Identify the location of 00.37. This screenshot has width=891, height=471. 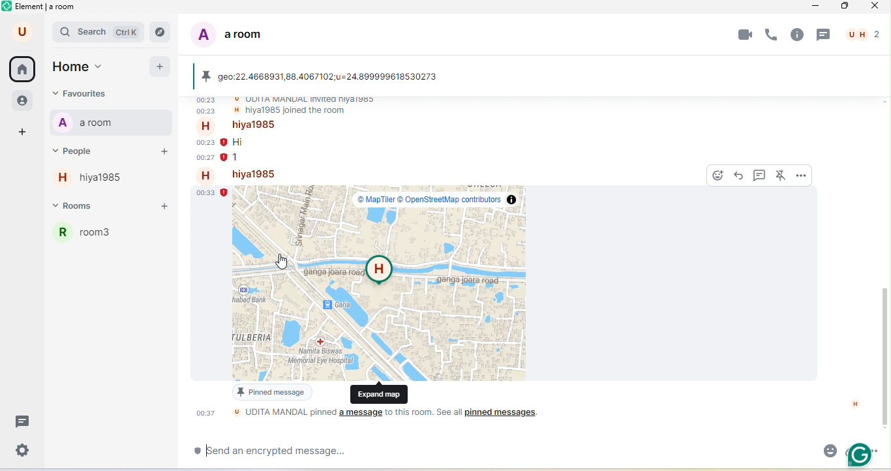
(209, 413).